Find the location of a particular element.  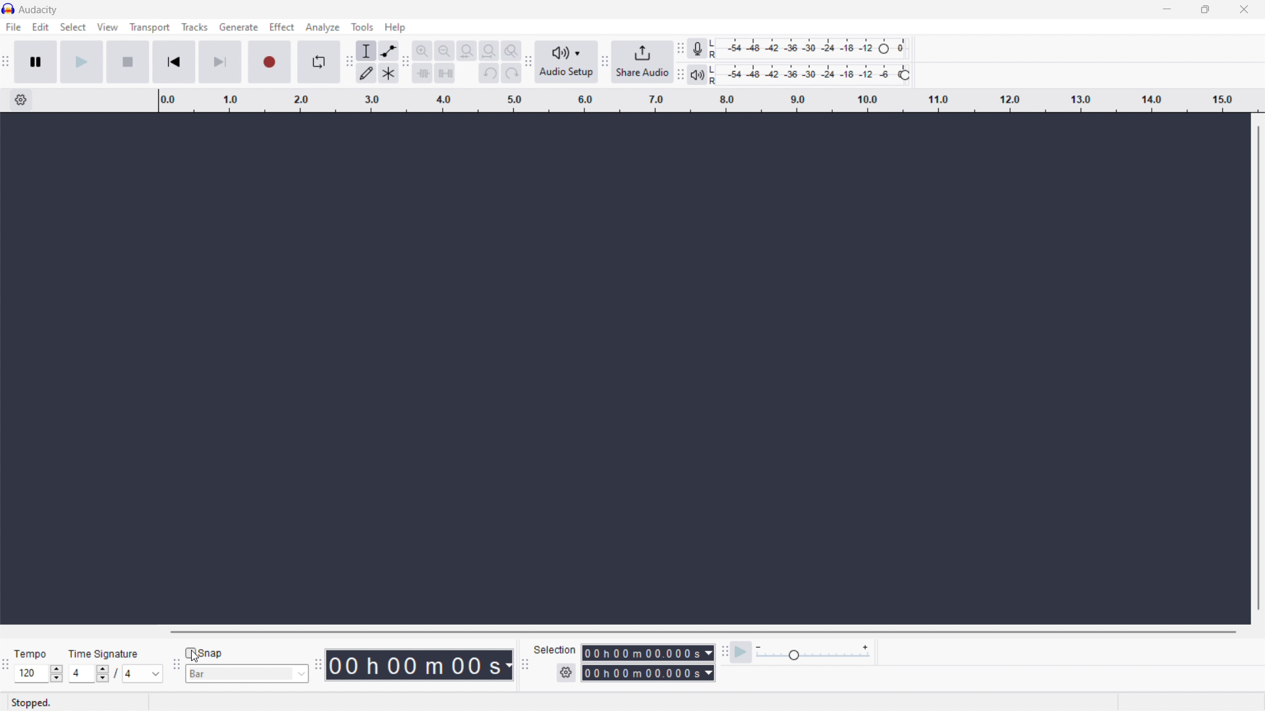

settings is located at coordinates (21, 99).